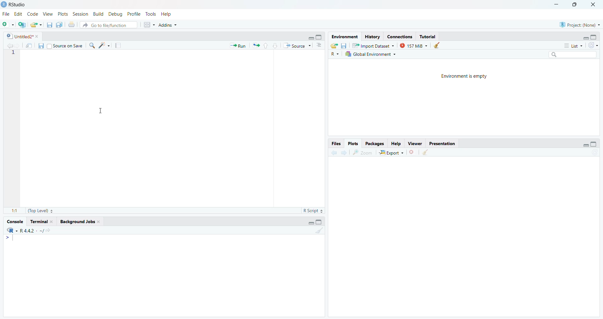 The image size is (603, 319). Describe the element at coordinates (594, 144) in the screenshot. I see `maximize` at that location.